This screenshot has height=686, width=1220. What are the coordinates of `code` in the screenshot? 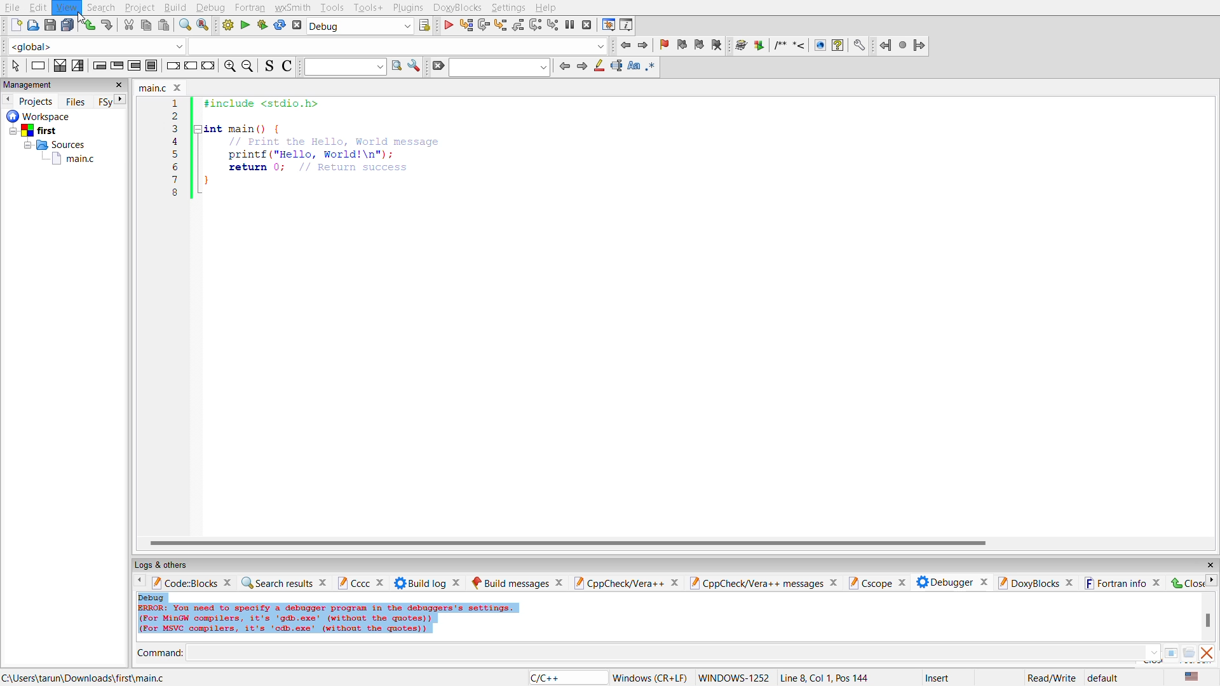 It's located at (327, 144).